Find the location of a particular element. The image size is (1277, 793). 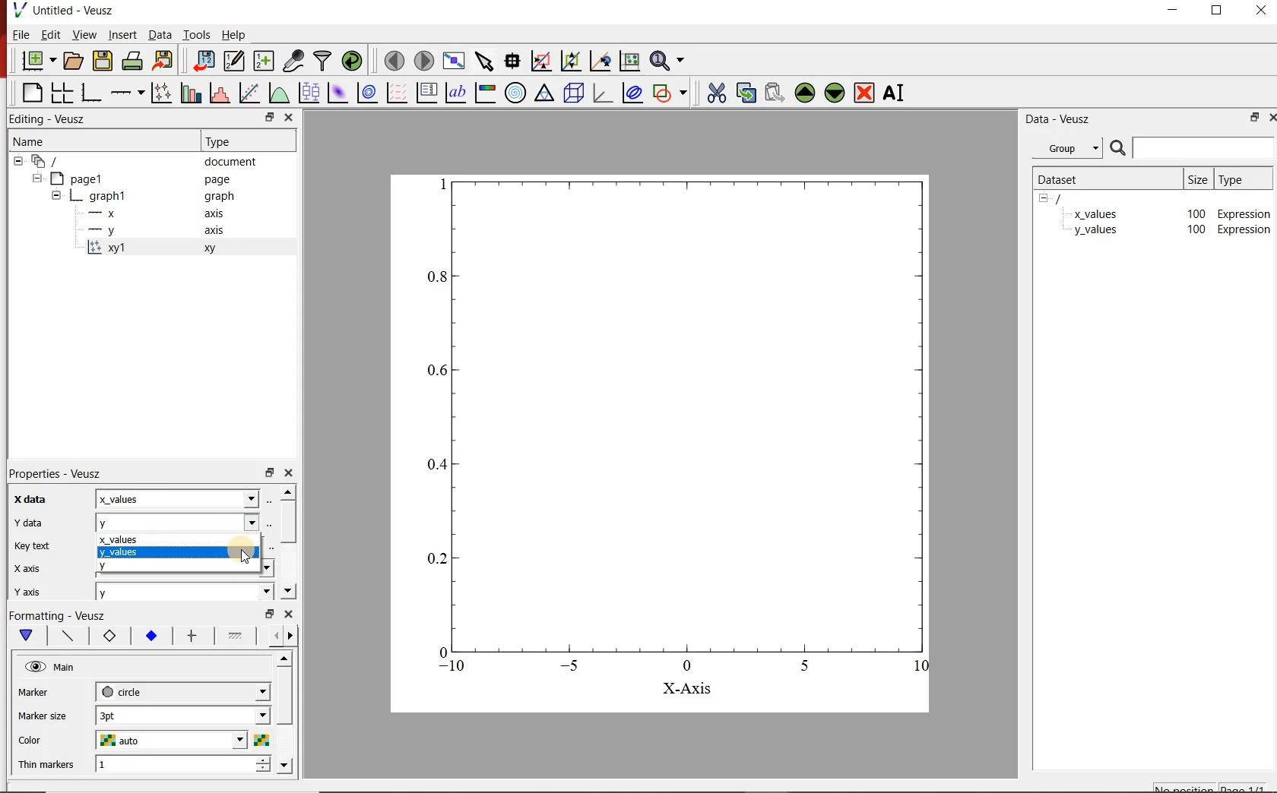

click to zoom out on graph axes is located at coordinates (569, 62).